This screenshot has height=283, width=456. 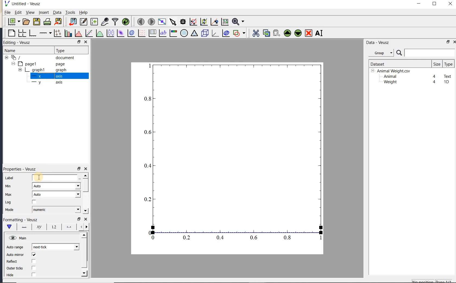 I want to click on Mode, so click(x=9, y=210).